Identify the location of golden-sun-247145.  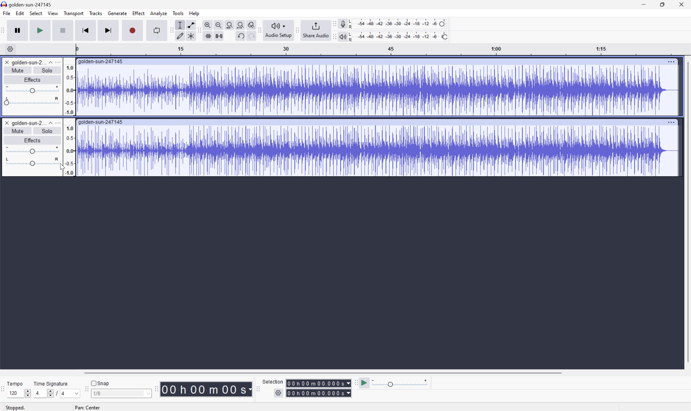
(28, 4).